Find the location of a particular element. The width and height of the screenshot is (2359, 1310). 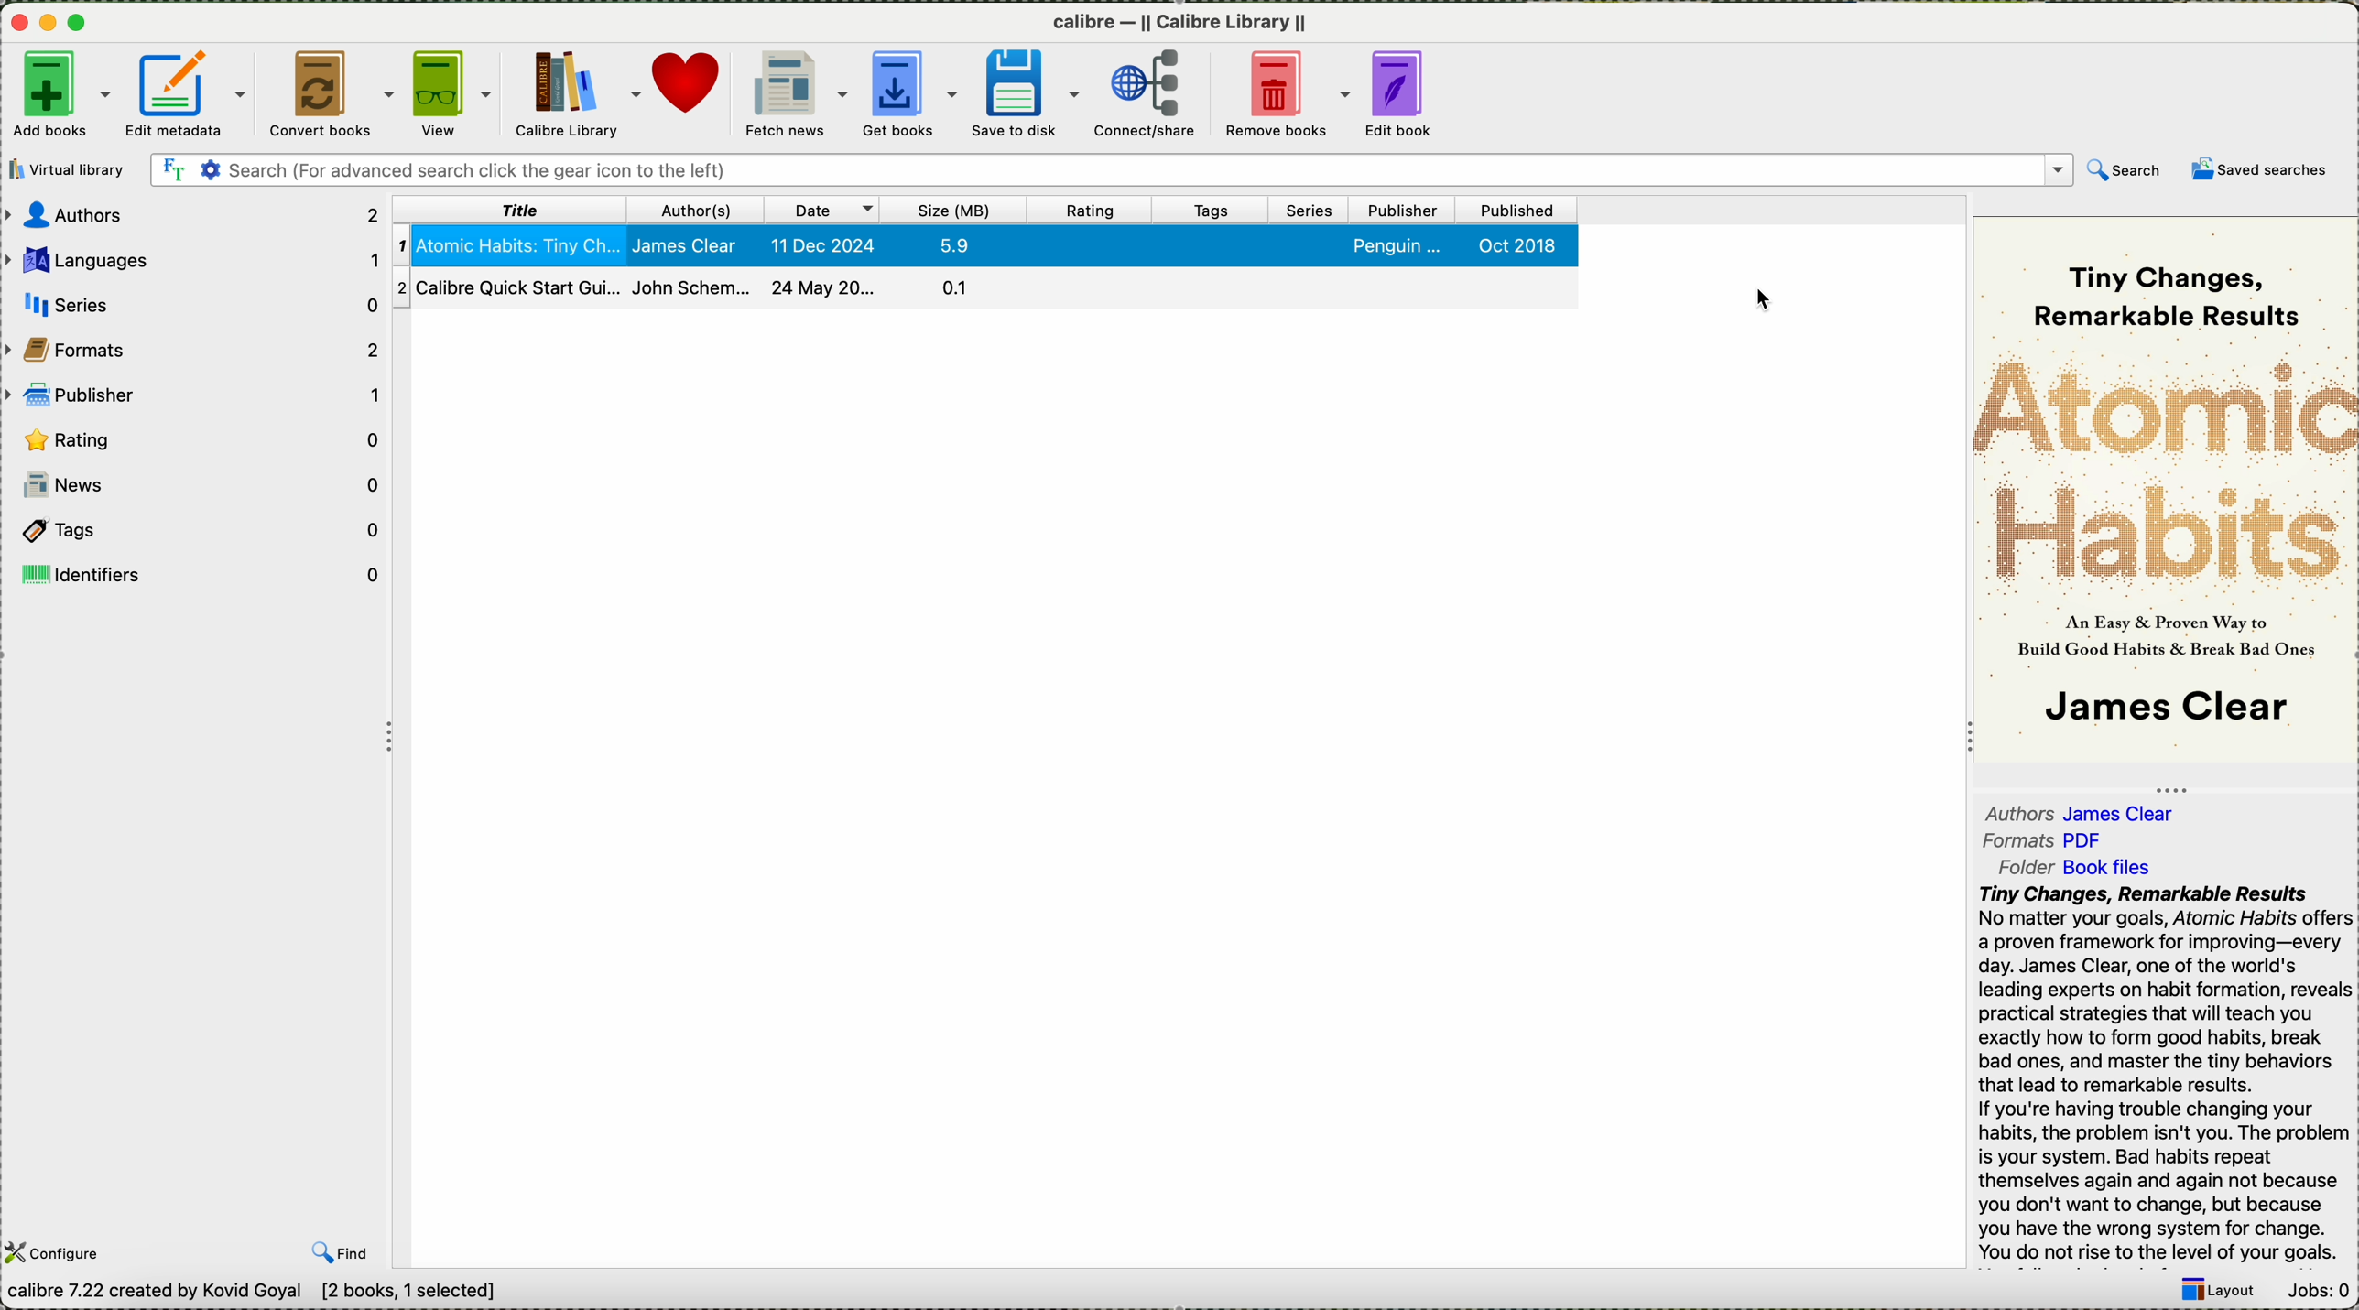

date is located at coordinates (822, 208).